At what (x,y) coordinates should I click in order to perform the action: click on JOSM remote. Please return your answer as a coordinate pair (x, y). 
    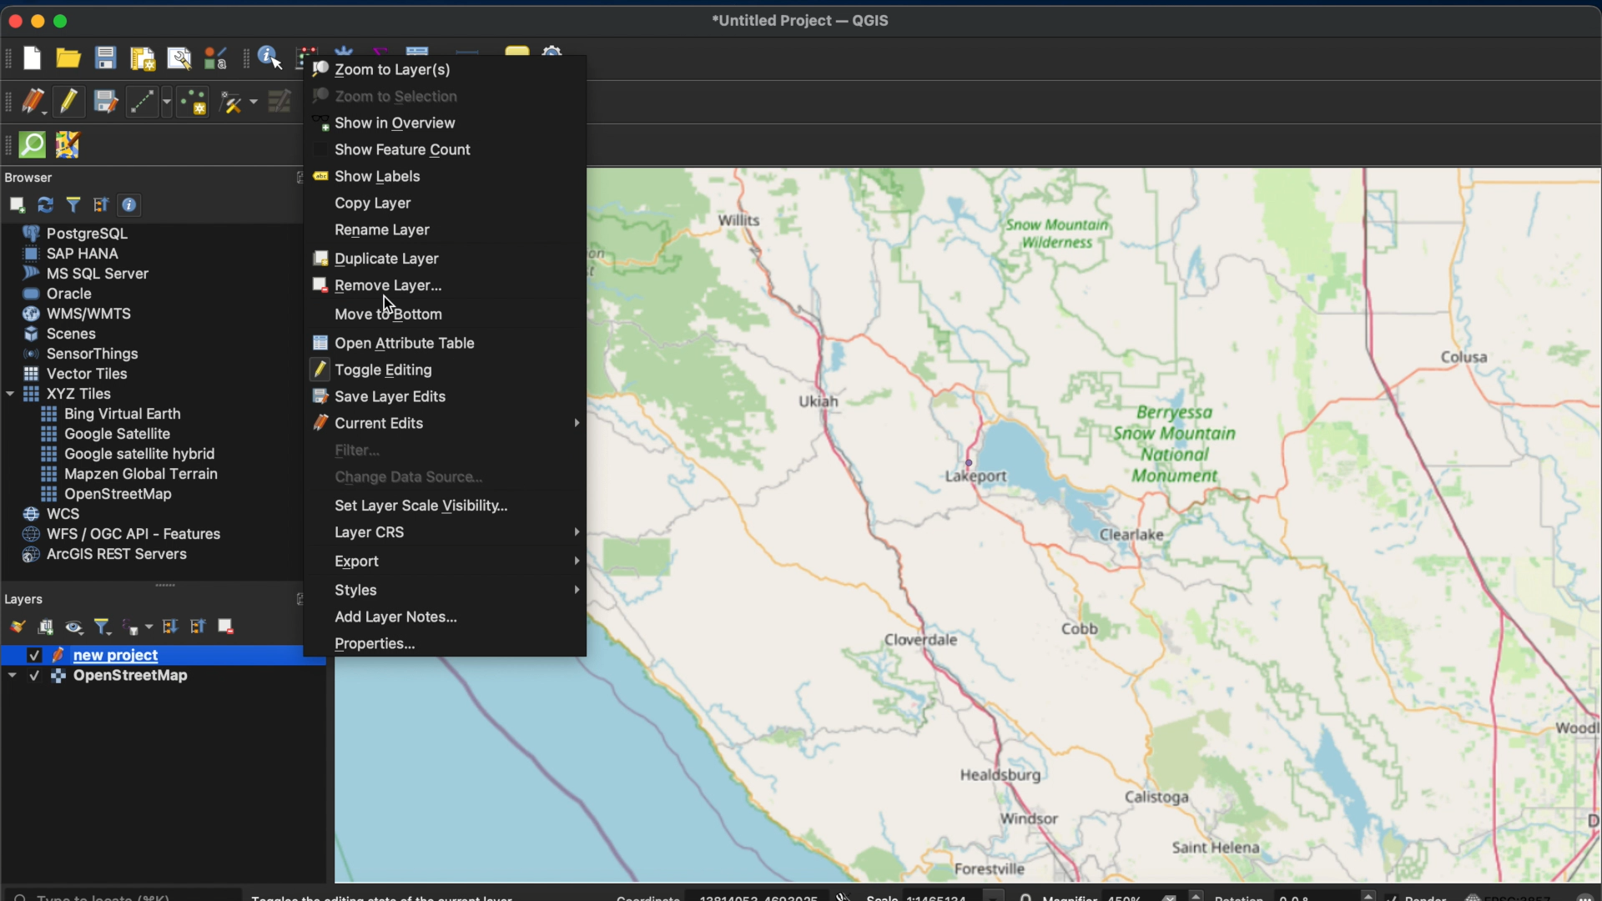
    Looking at the image, I should click on (68, 145).